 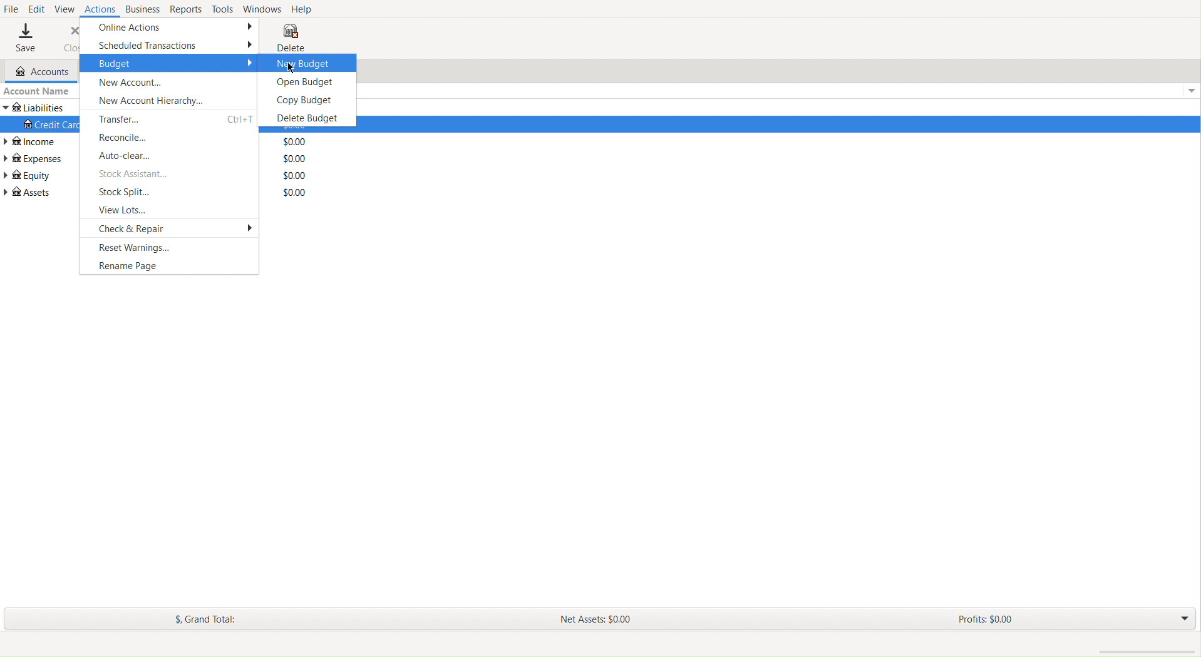 I want to click on New Account Heirarchy, so click(x=147, y=99).